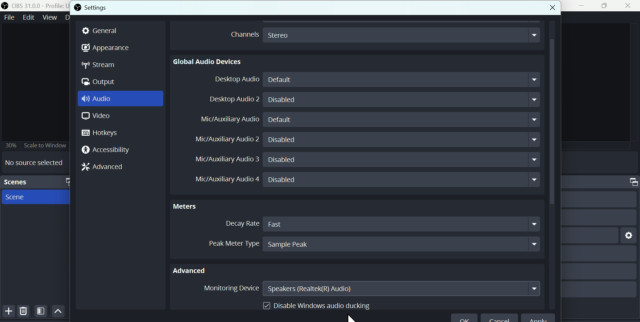  What do you see at coordinates (28, 17) in the screenshot?
I see `Edit` at bounding box center [28, 17].